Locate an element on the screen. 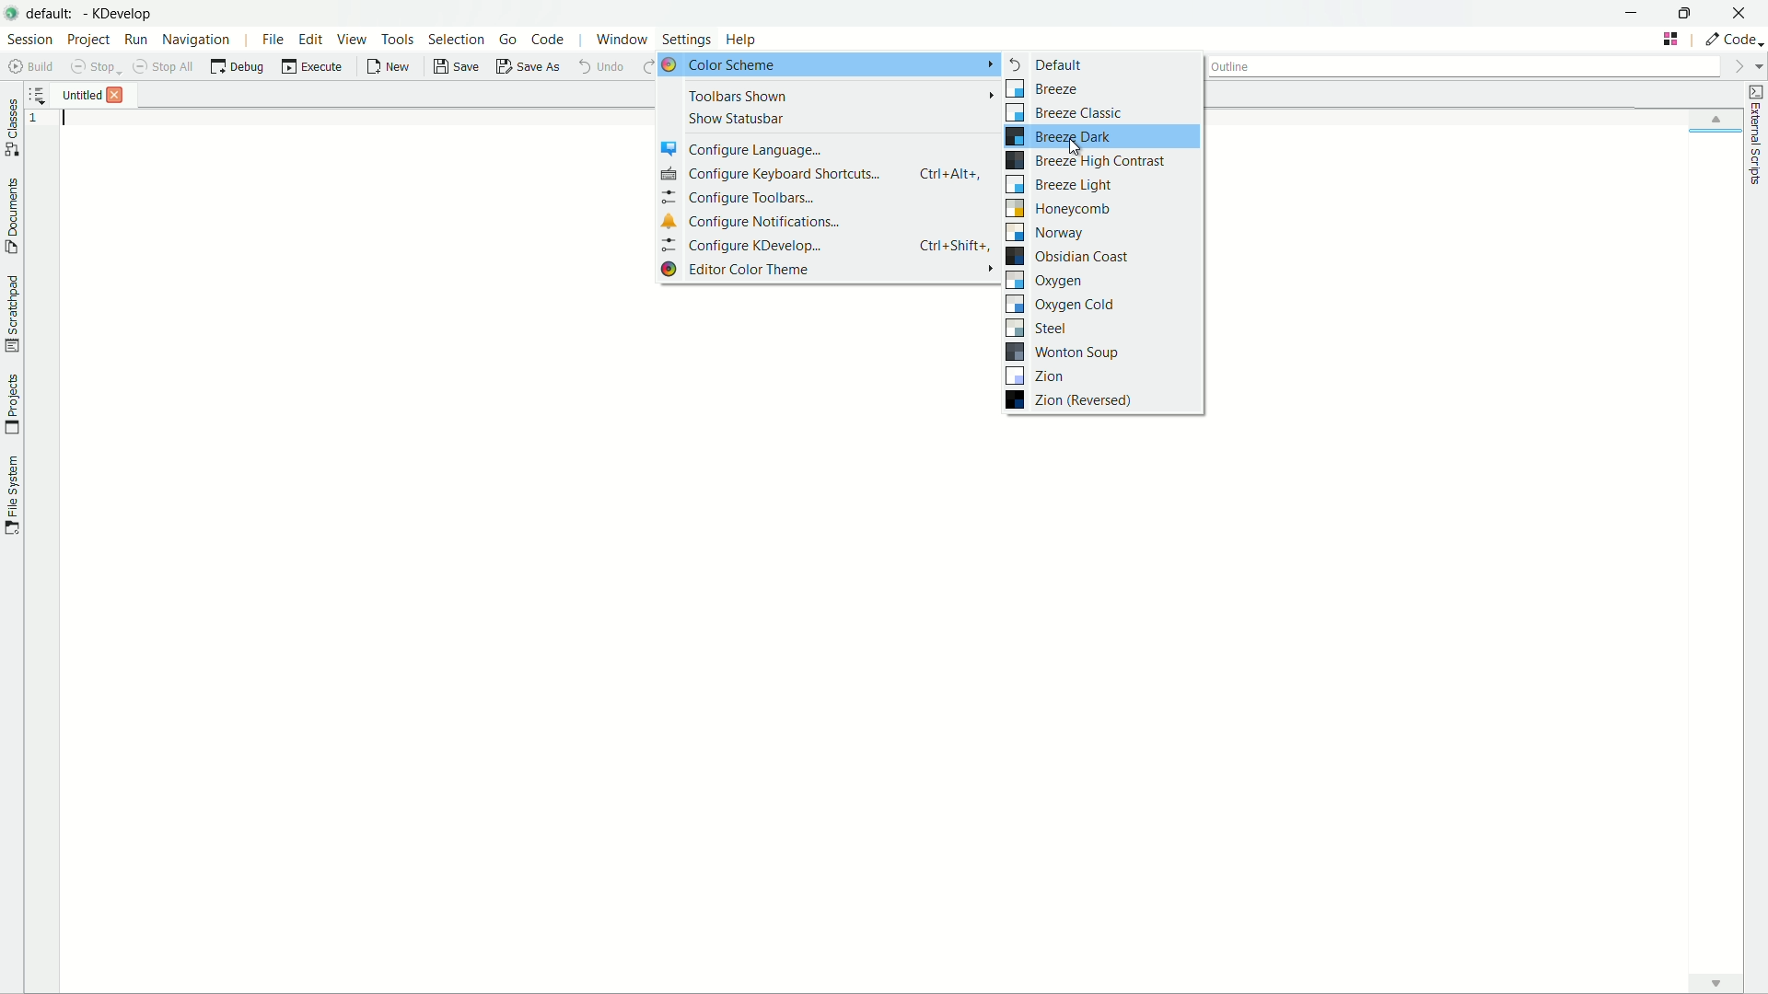  untitled is located at coordinates (84, 95).